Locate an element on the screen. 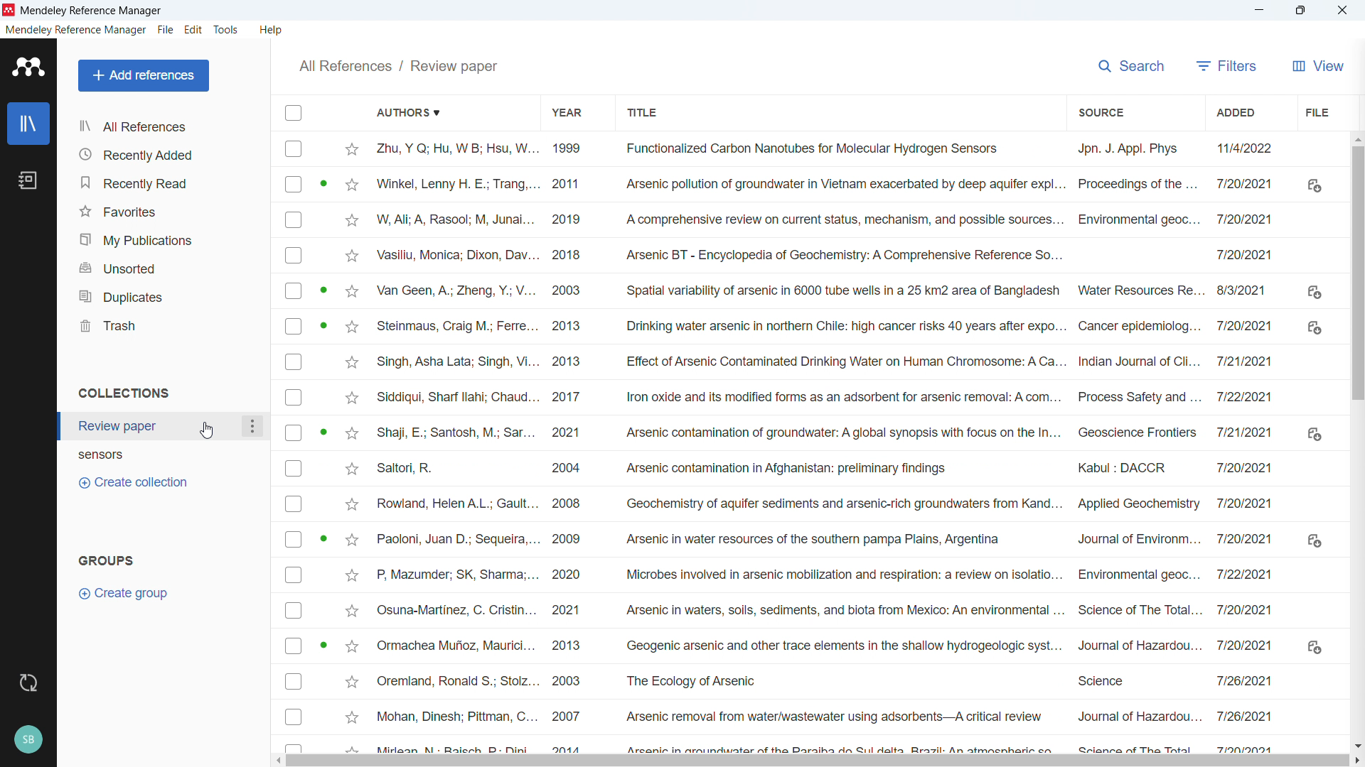  Star Mark Individual entries  is located at coordinates (350, 445).